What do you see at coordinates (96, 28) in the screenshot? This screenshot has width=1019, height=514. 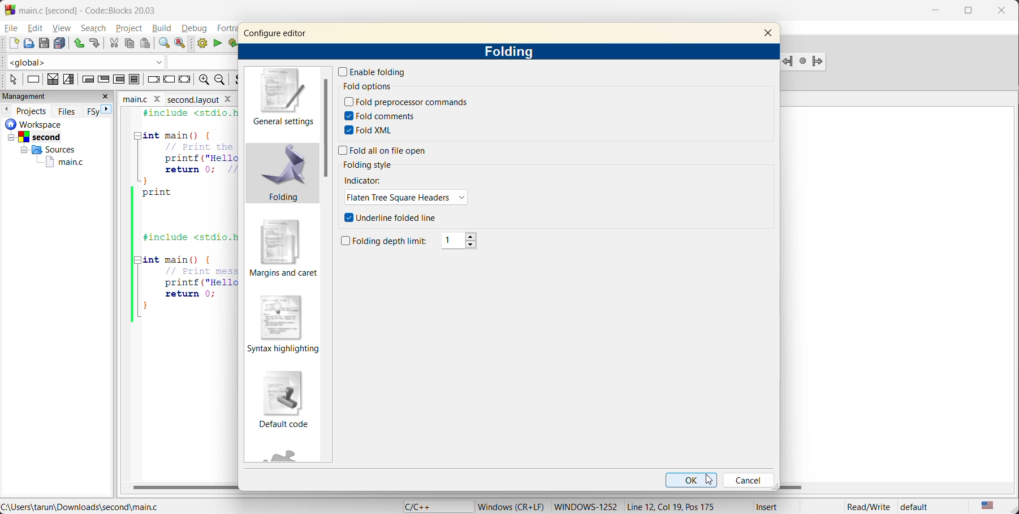 I see `search` at bounding box center [96, 28].